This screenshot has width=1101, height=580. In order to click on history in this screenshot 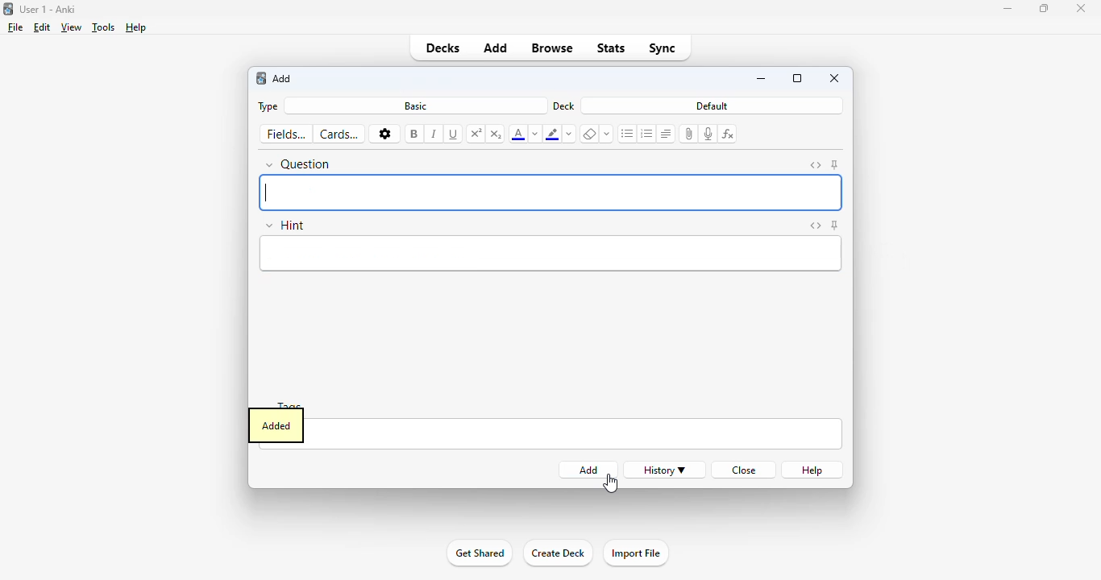, I will do `click(664, 470)`.